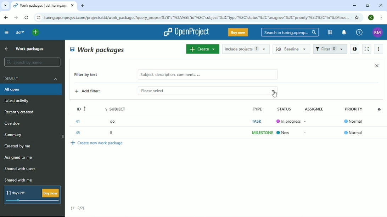 Image resolution: width=387 pixels, height=217 pixels. What do you see at coordinates (357, 17) in the screenshot?
I see `Bookmark this tab` at bounding box center [357, 17].